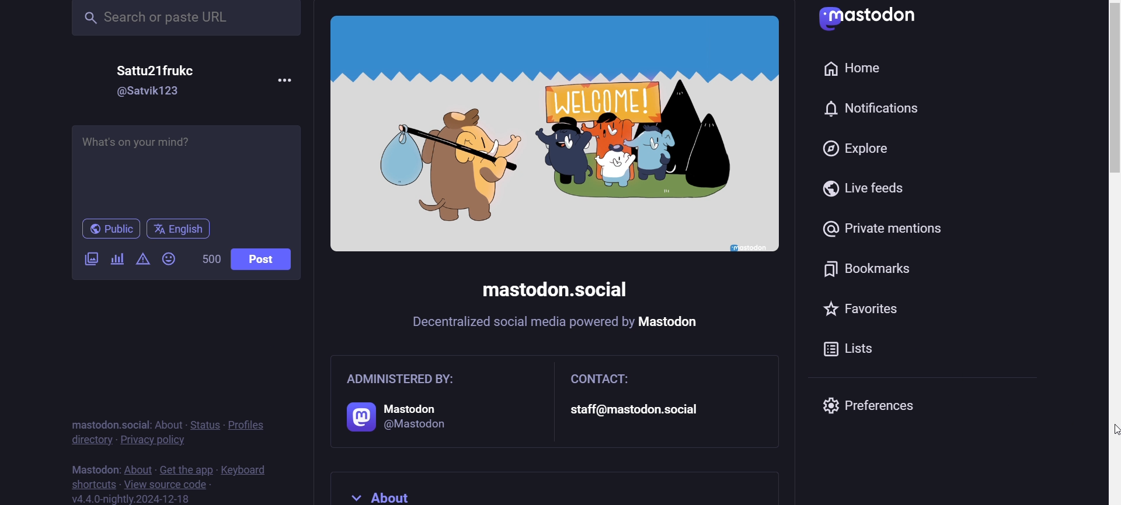 The height and width of the screenshot is (505, 1121). Describe the element at coordinates (170, 423) in the screenshot. I see `about` at that location.